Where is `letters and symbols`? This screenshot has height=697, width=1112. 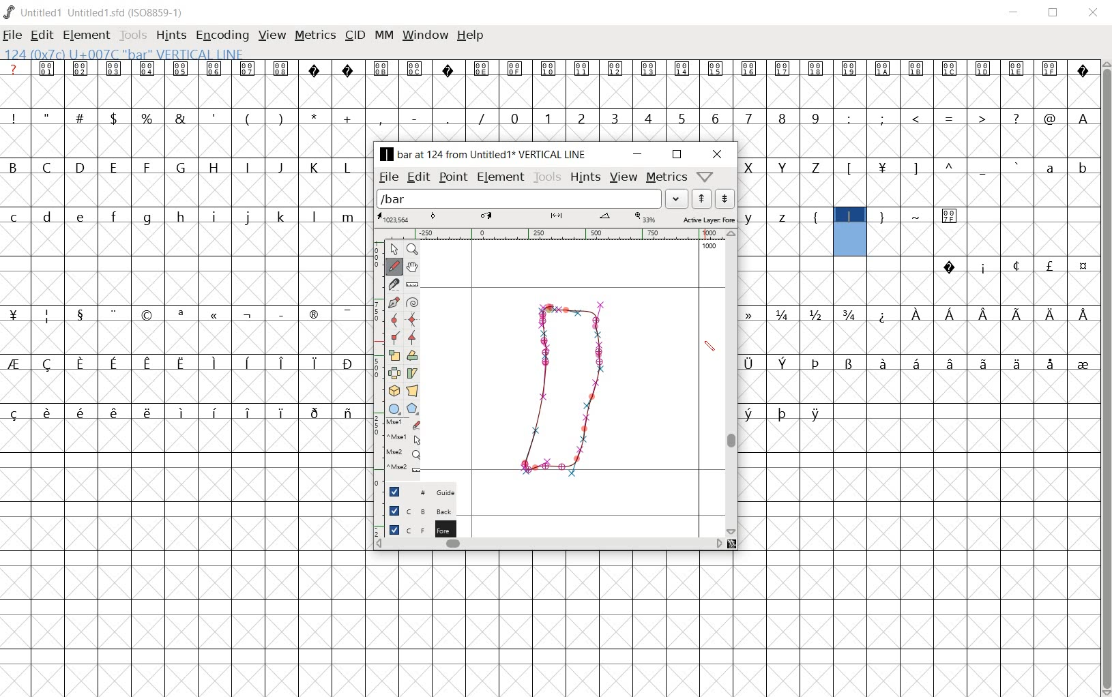
letters and symbols is located at coordinates (918, 165).